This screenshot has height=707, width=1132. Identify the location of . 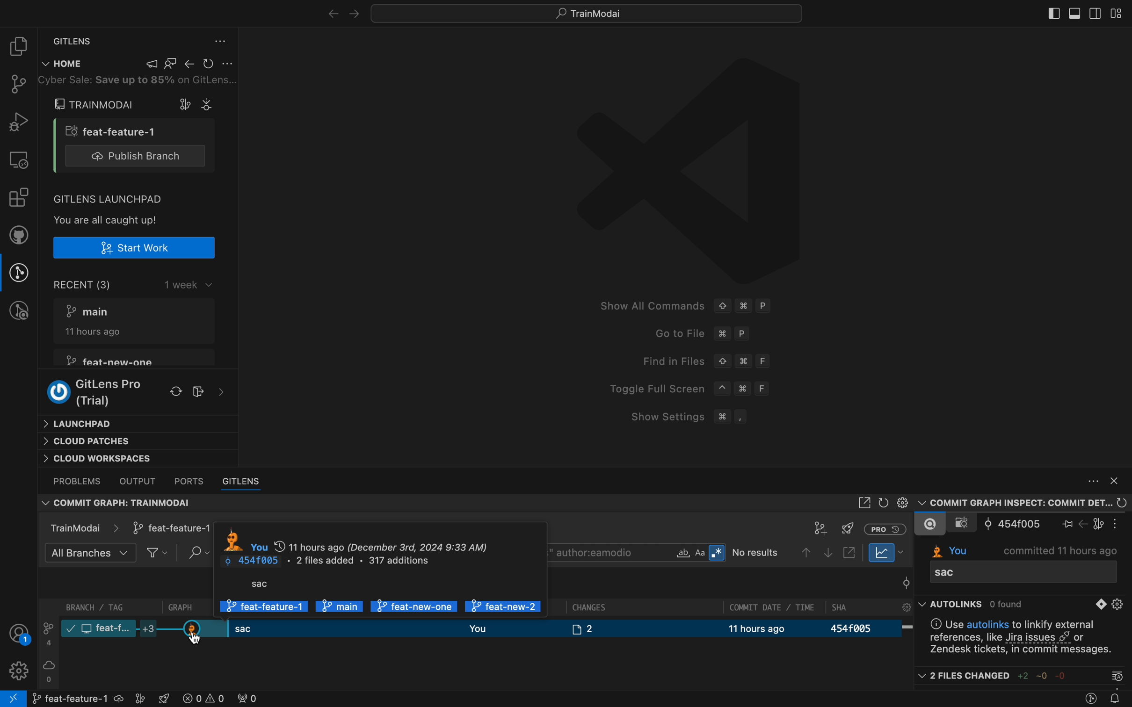
(885, 504).